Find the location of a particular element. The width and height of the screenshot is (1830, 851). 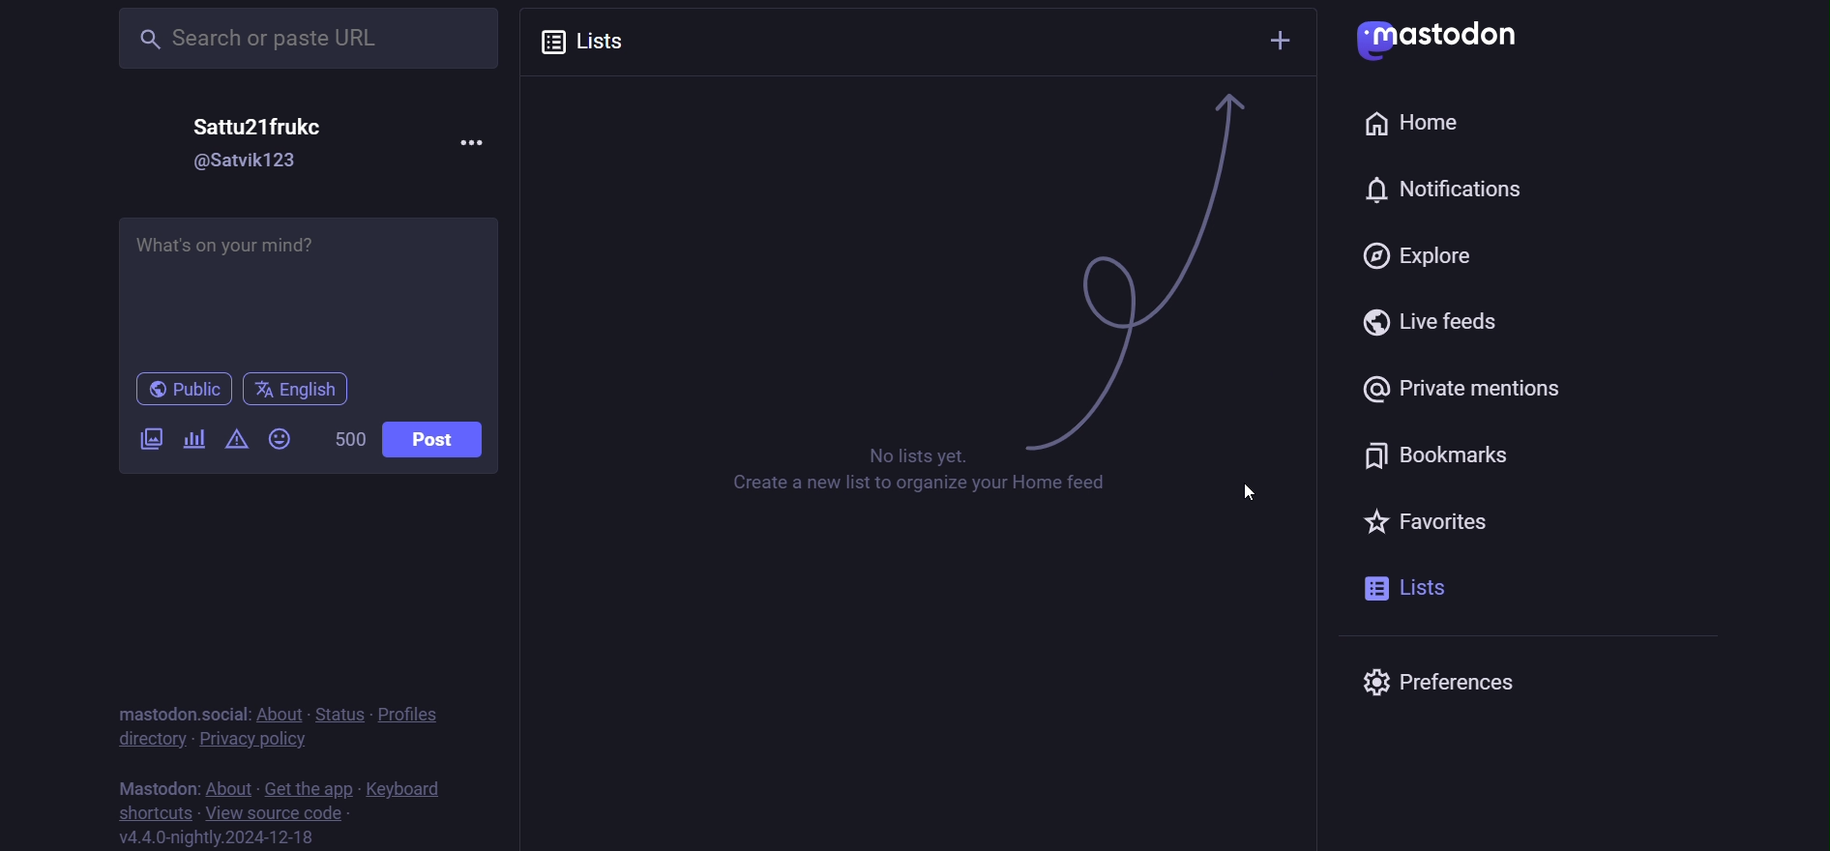

lists is located at coordinates (1406, 588).